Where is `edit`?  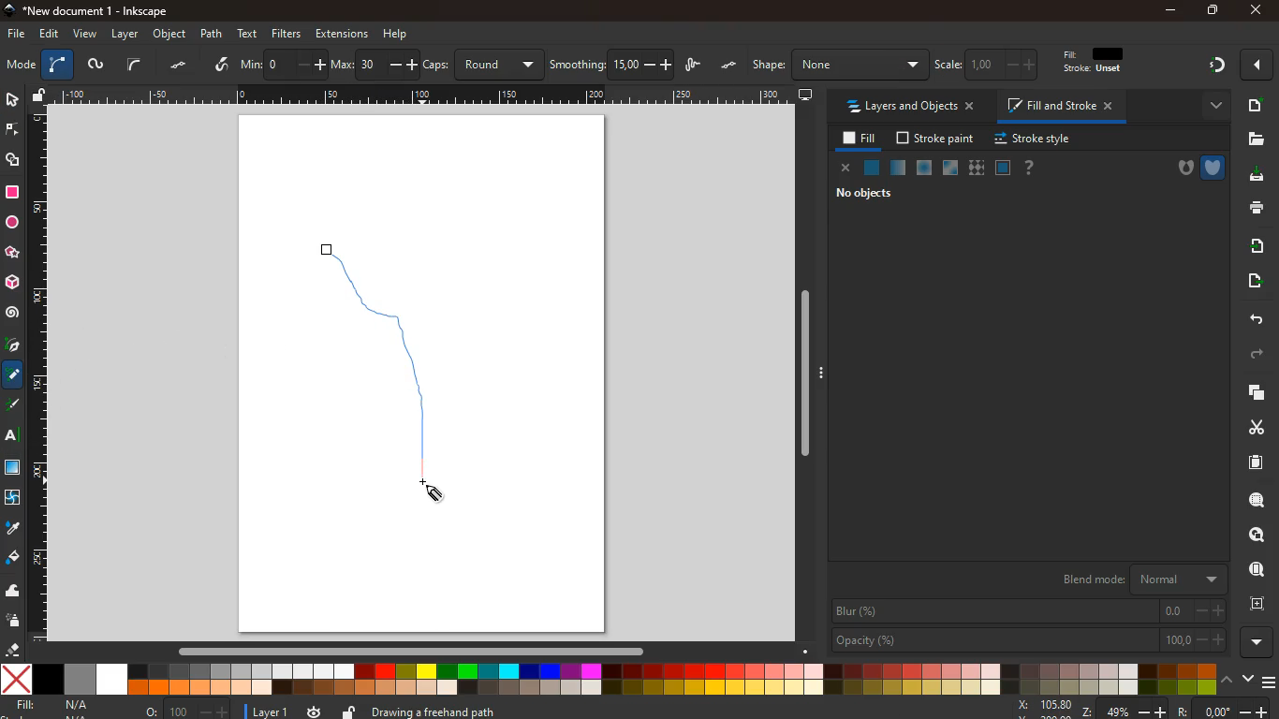
edit is located at coordinates (1089, 65).